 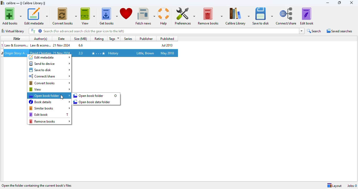 I want to click on 2.3, so click(x=80, y=53).